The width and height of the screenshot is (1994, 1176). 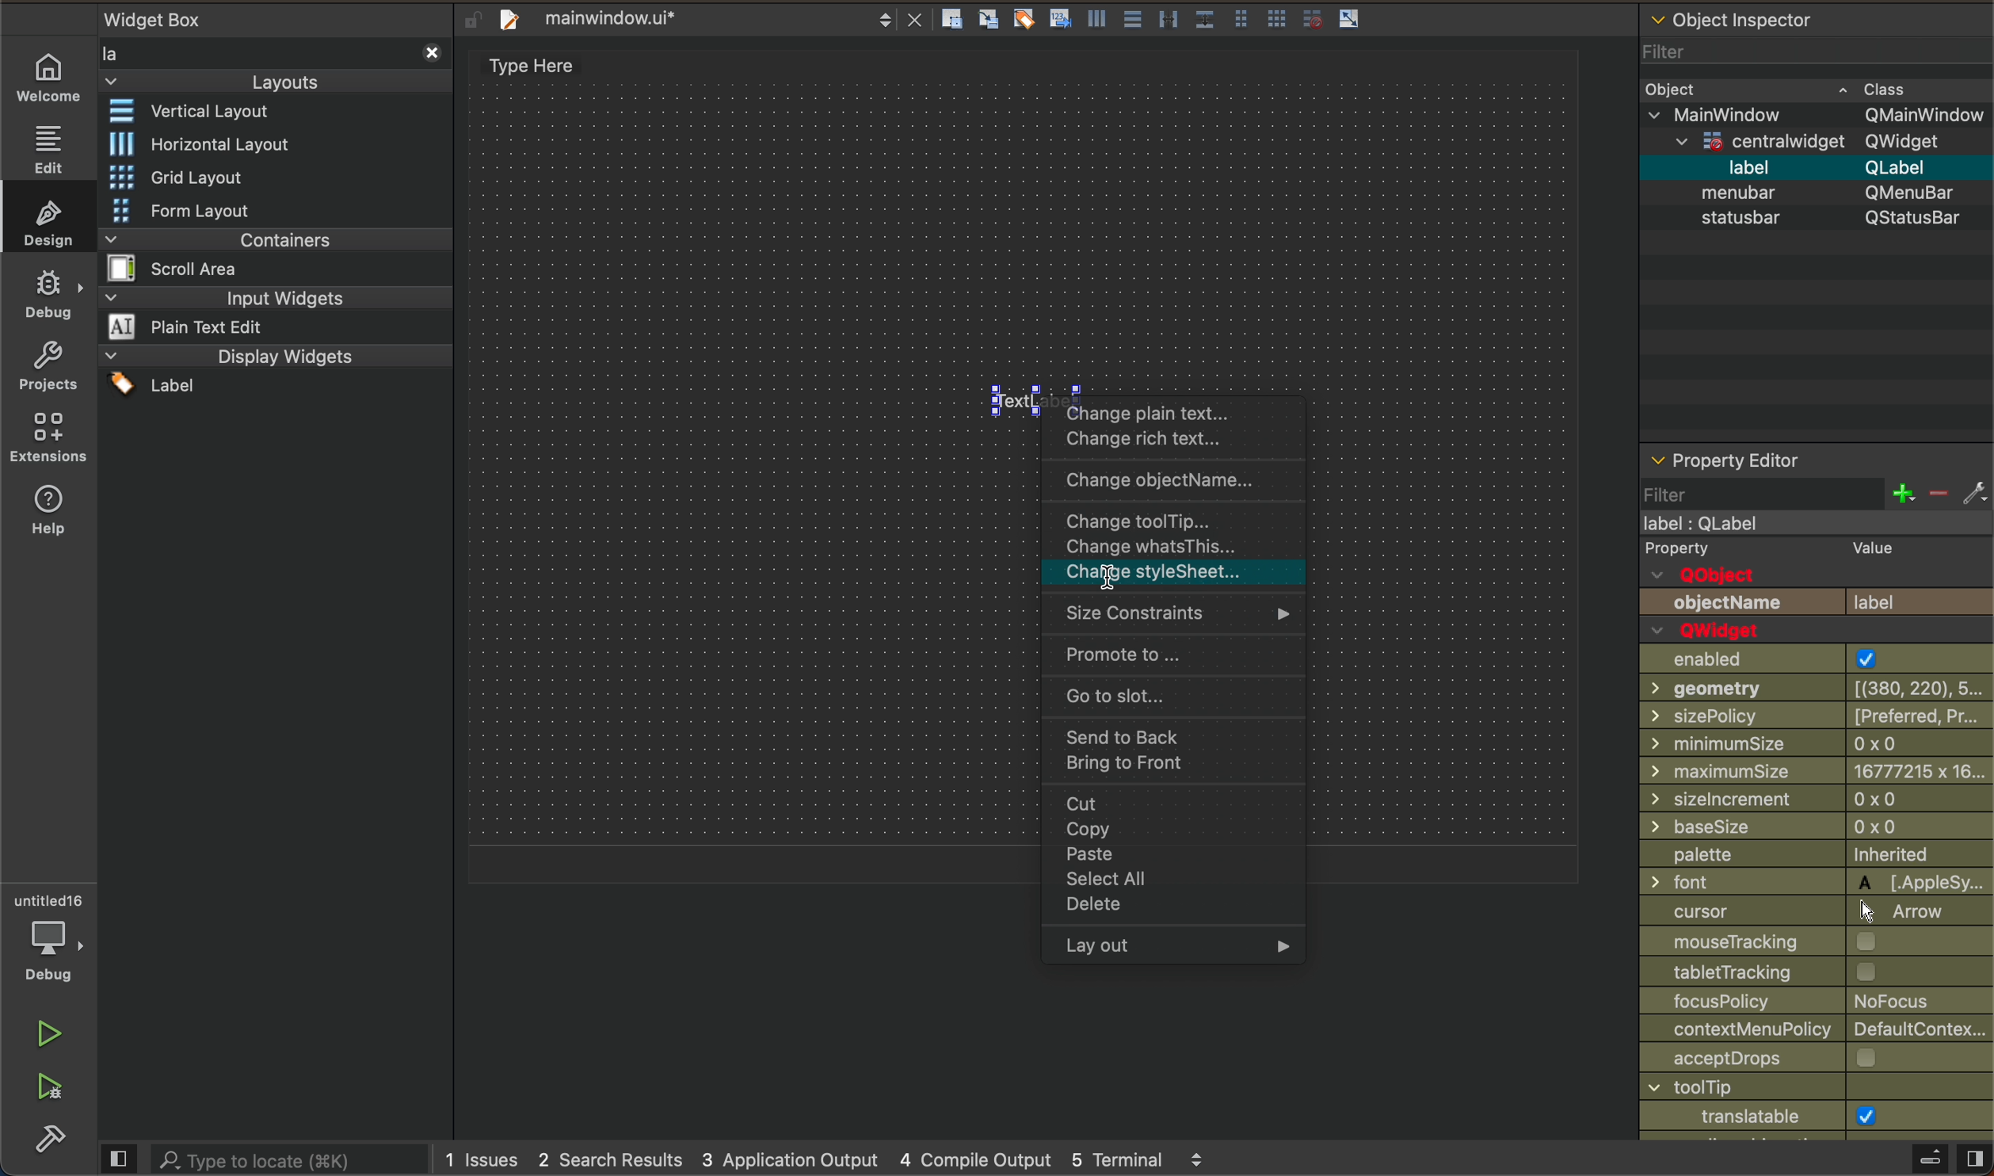 What do you see at coordinates (1809, 524) in the screenshot?
I see `main window` at bounding box center [1809, 524].